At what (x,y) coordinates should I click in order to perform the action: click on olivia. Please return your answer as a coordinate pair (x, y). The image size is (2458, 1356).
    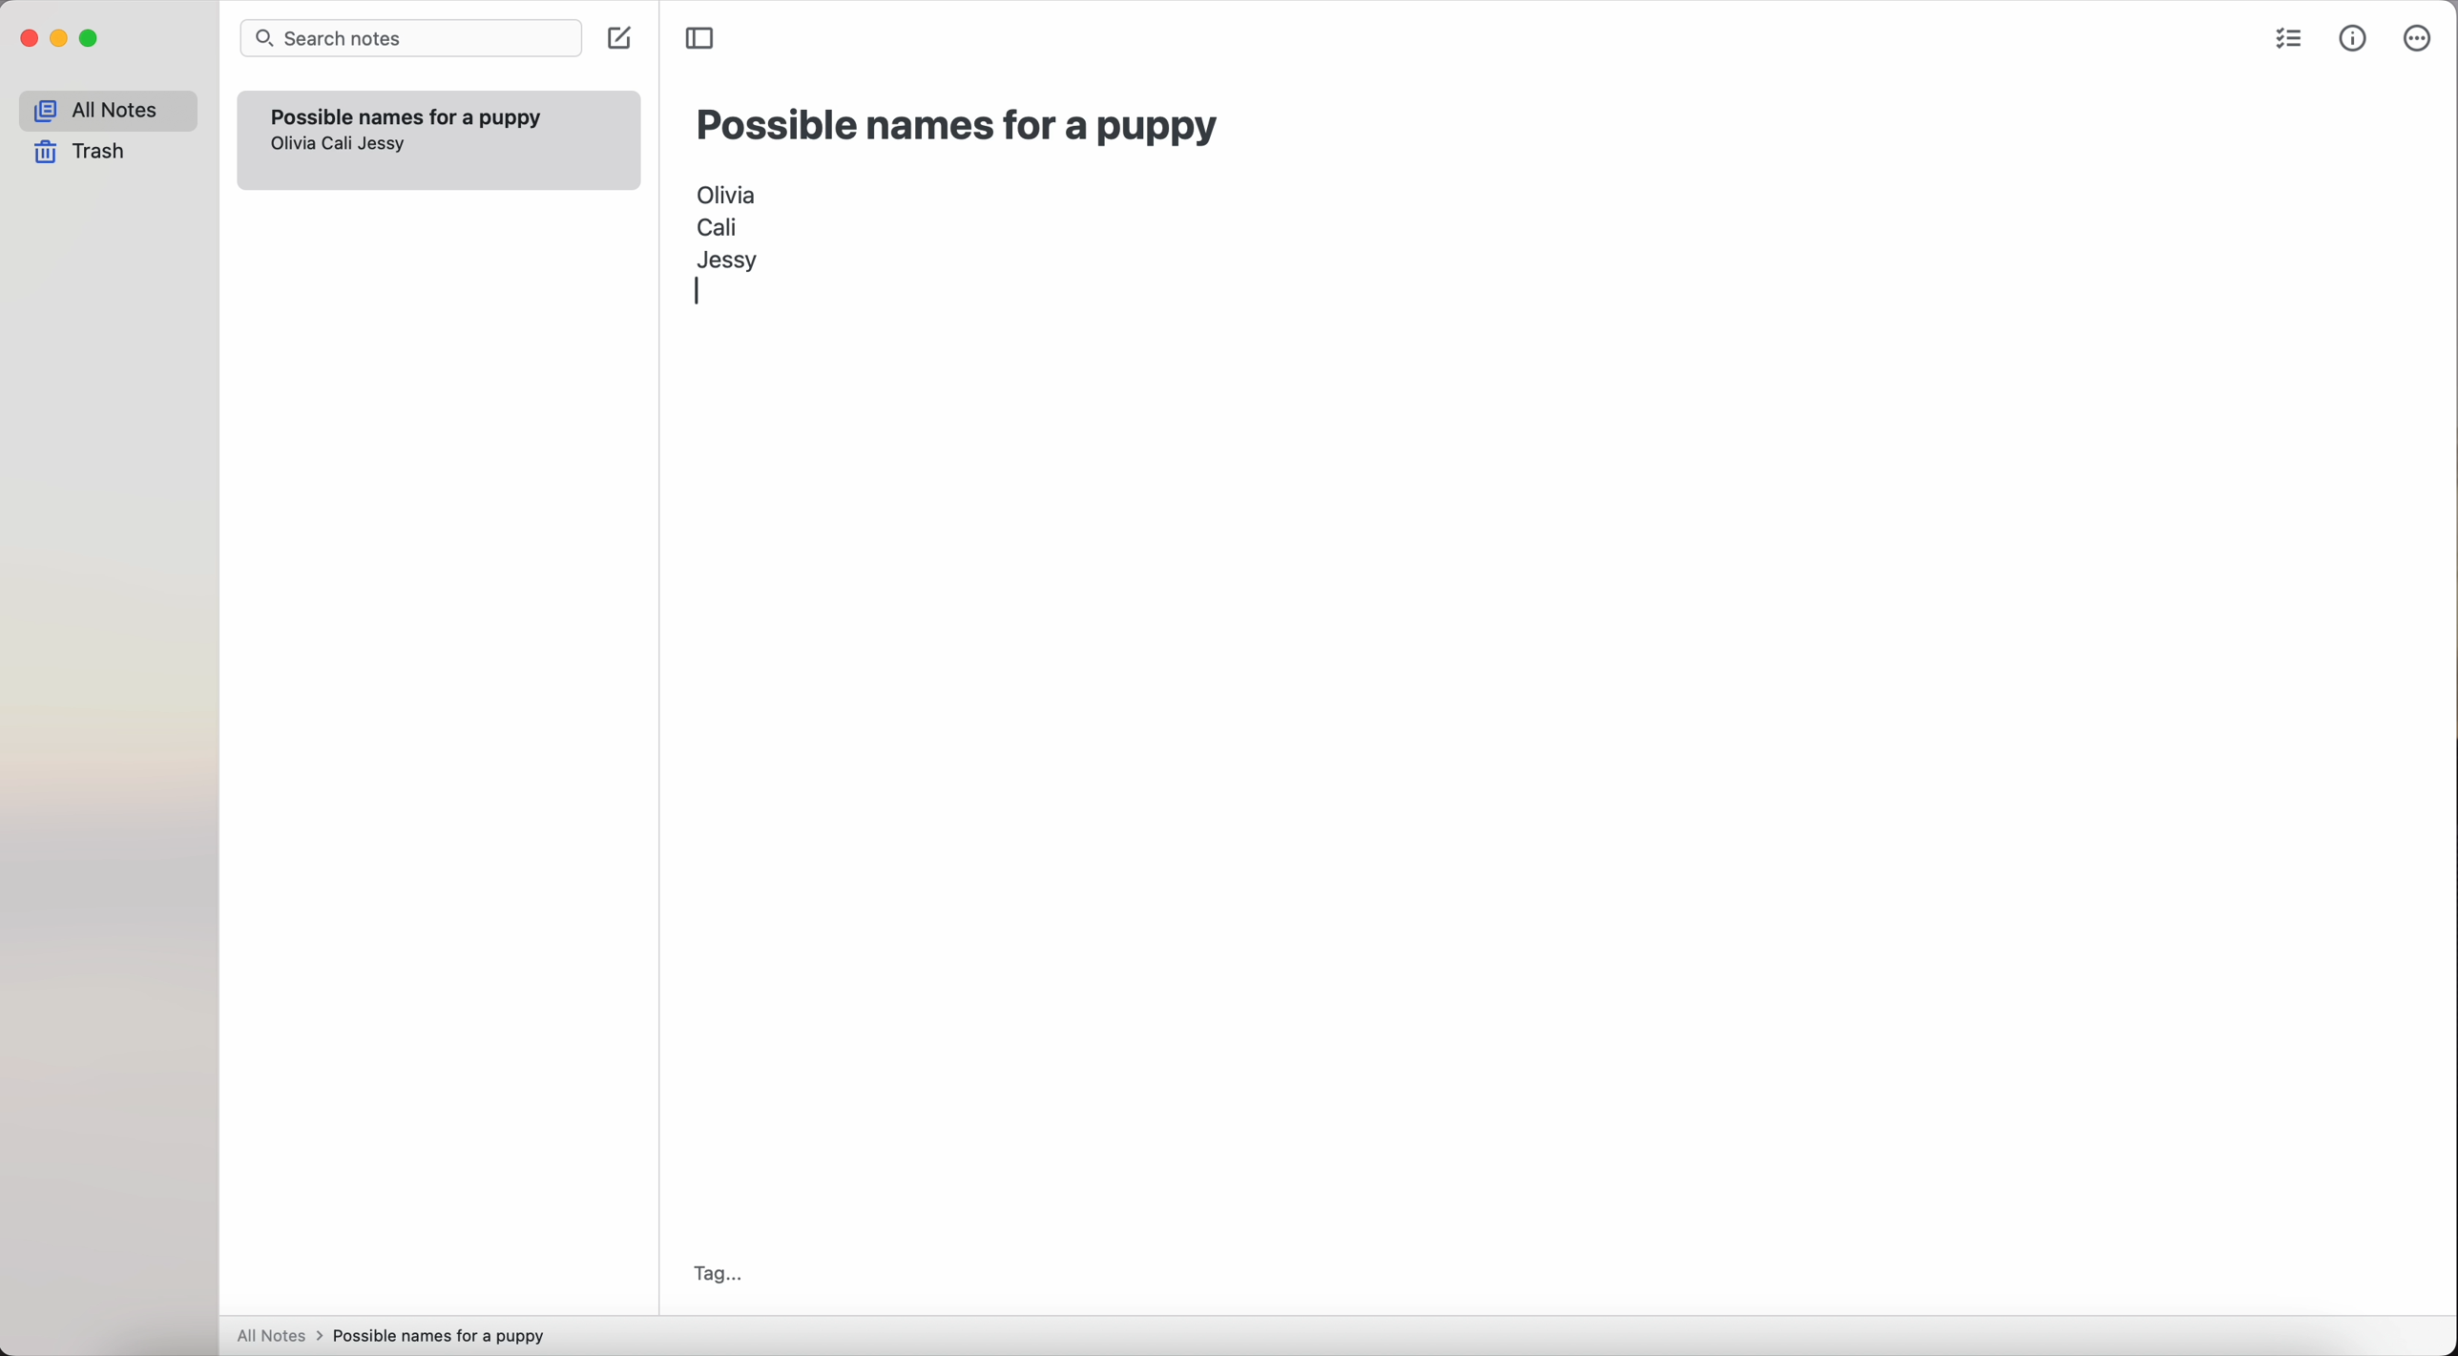
    Looking at the image, I should click on (295, 144).